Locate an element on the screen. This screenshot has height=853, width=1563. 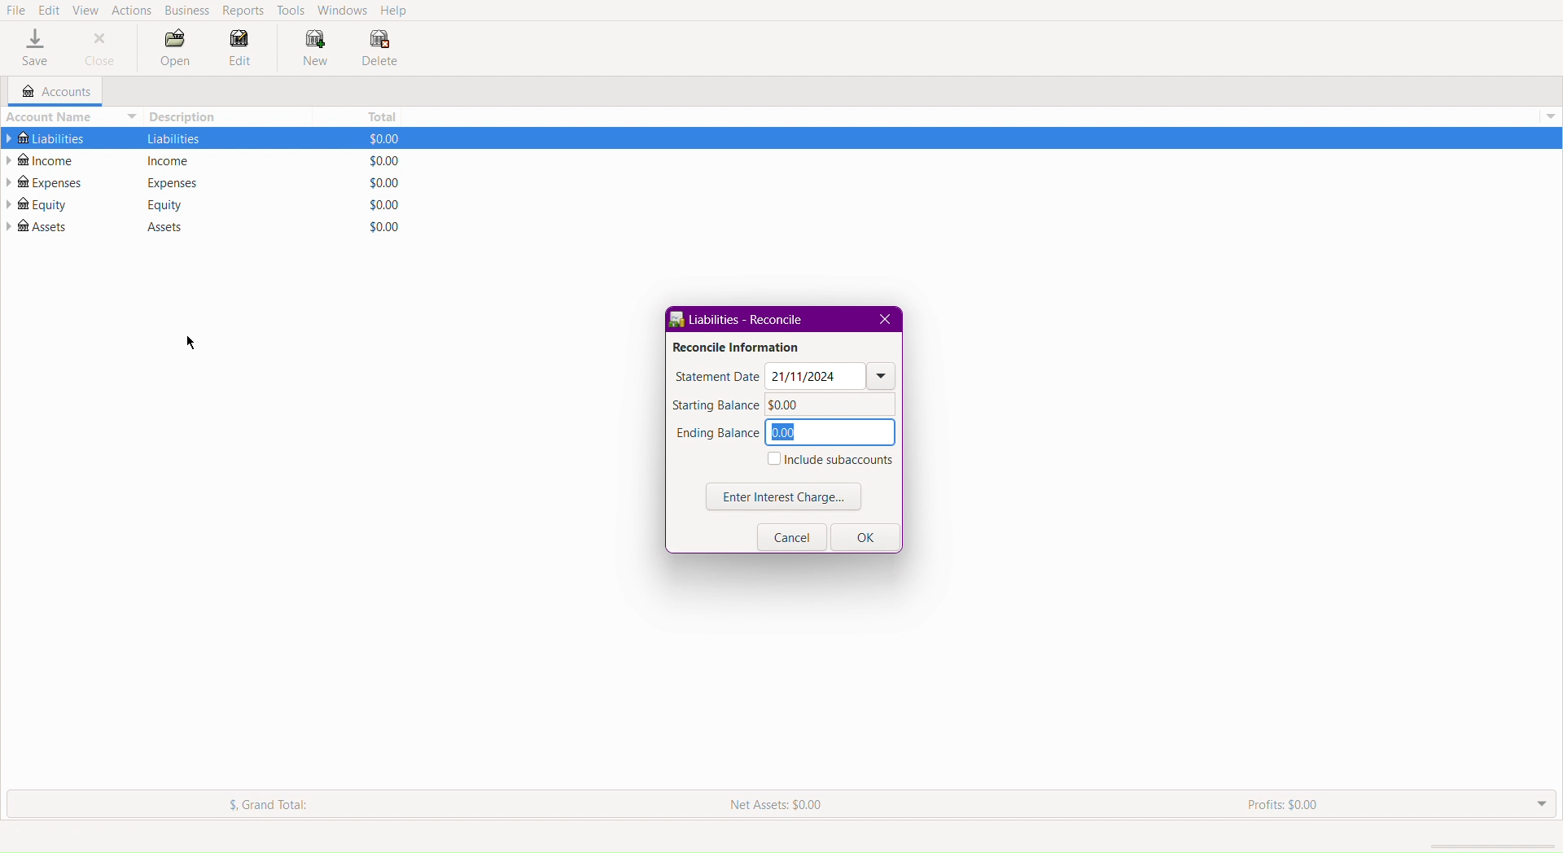
Close is located at coordinates (97, 50).